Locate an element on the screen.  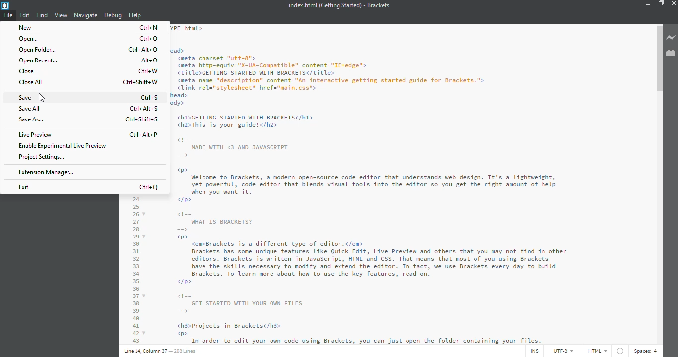
project settings is located at coordinates (45, 157).